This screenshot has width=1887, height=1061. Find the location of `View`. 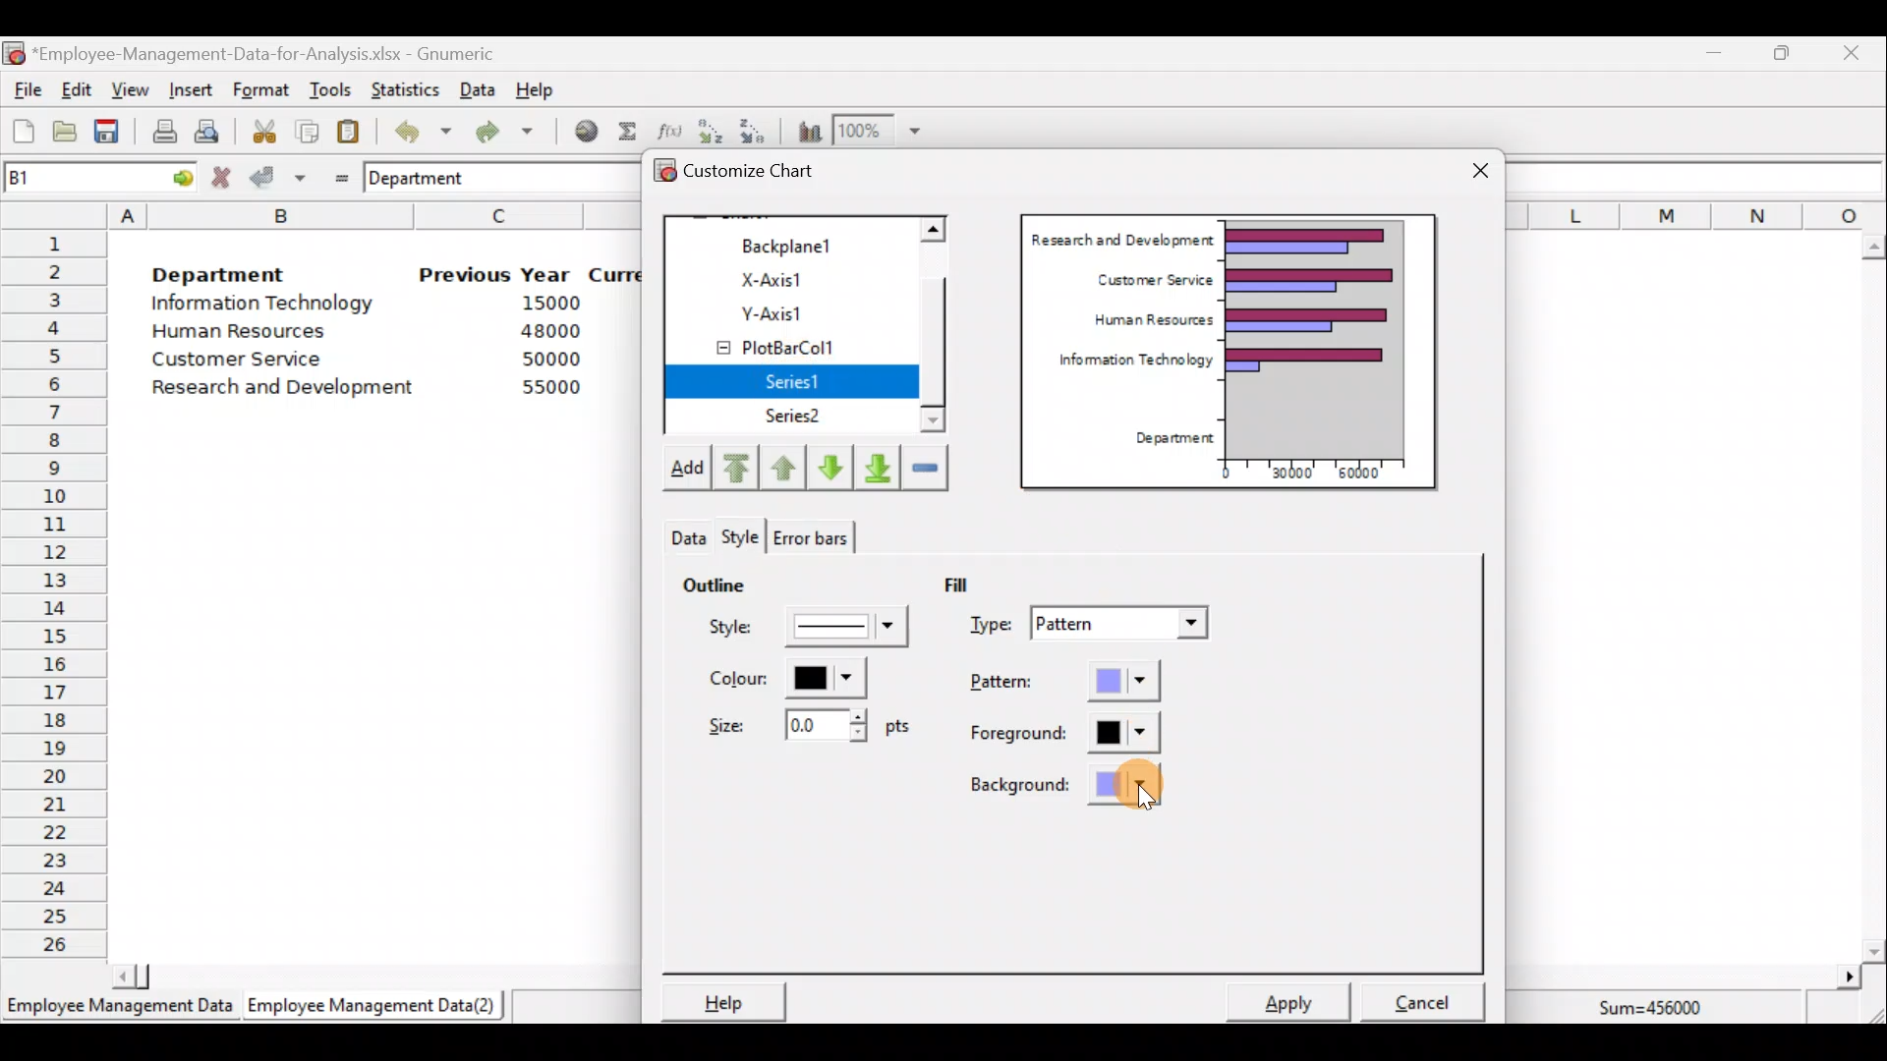

View is located at coordinates (128, 90).